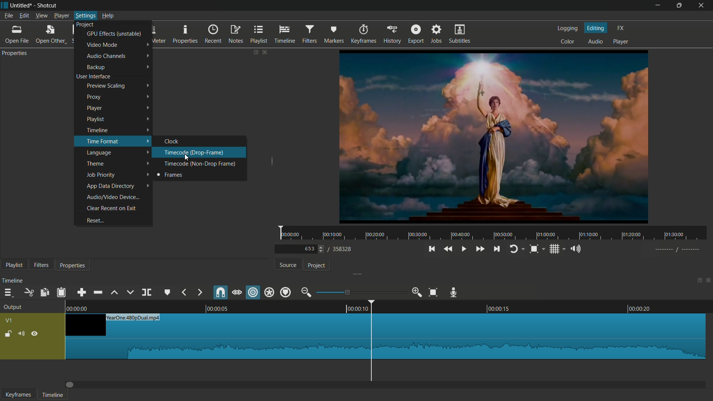  I want to click on cursor, so click(188, 158).